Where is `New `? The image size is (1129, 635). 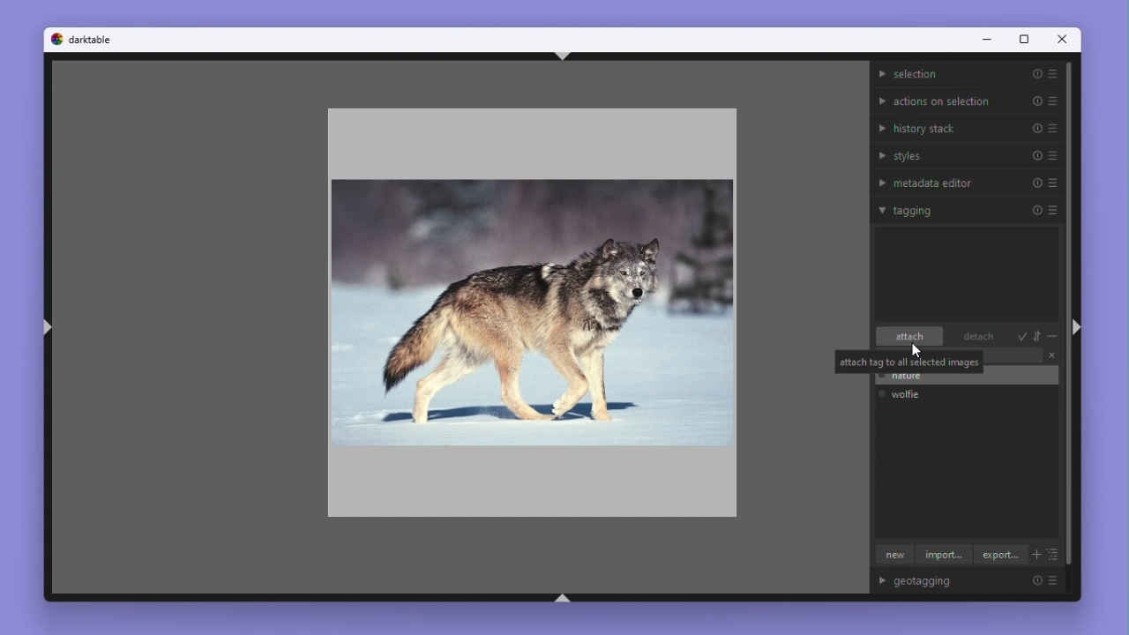
New  is located at coordinates (892, 556).